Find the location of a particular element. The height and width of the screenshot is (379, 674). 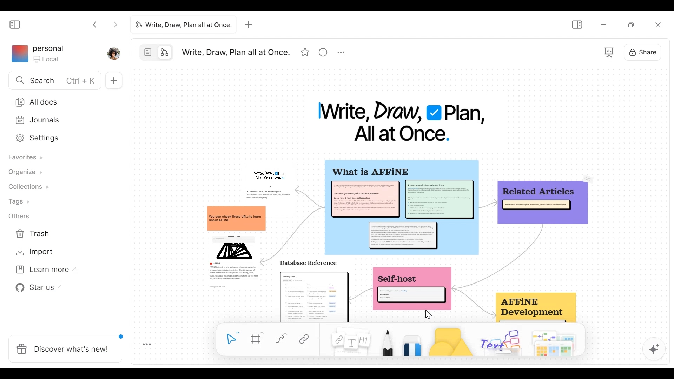

Share is located at coordinates (642, 52).